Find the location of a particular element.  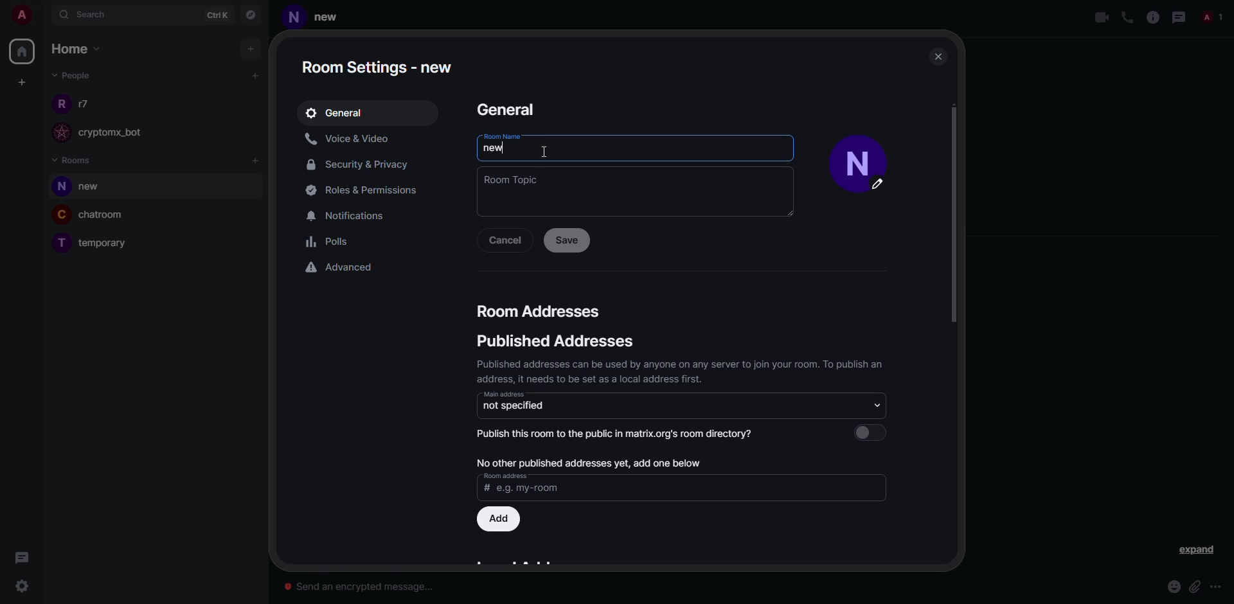

room topic is located at coordinates (512, 179).